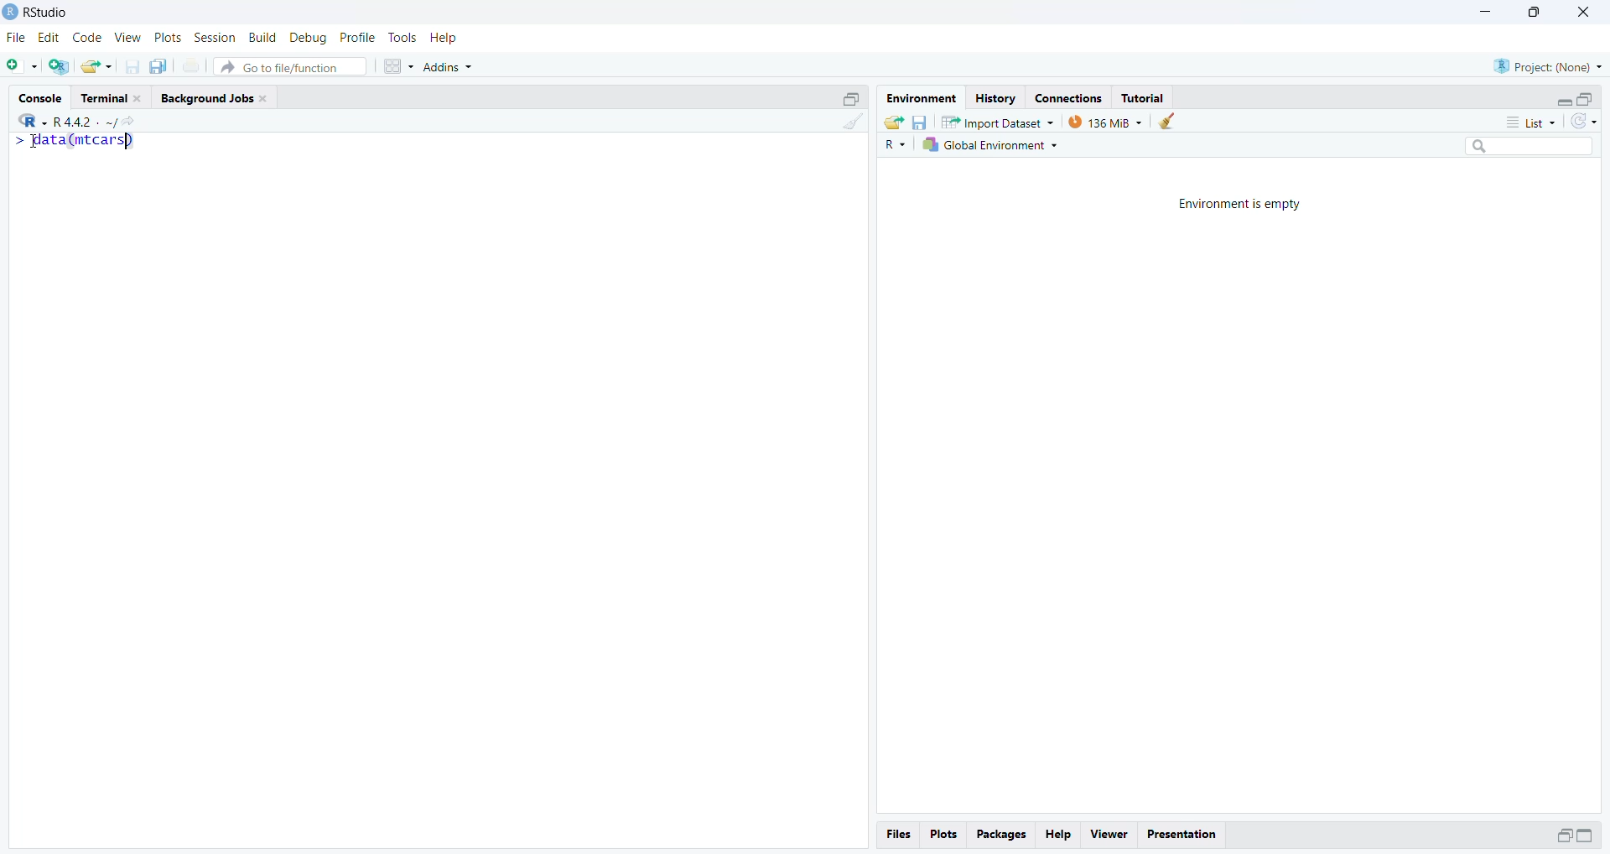 The height and width of the screenshot is (854, 1610). I want to click on New File, so click(23, 65).